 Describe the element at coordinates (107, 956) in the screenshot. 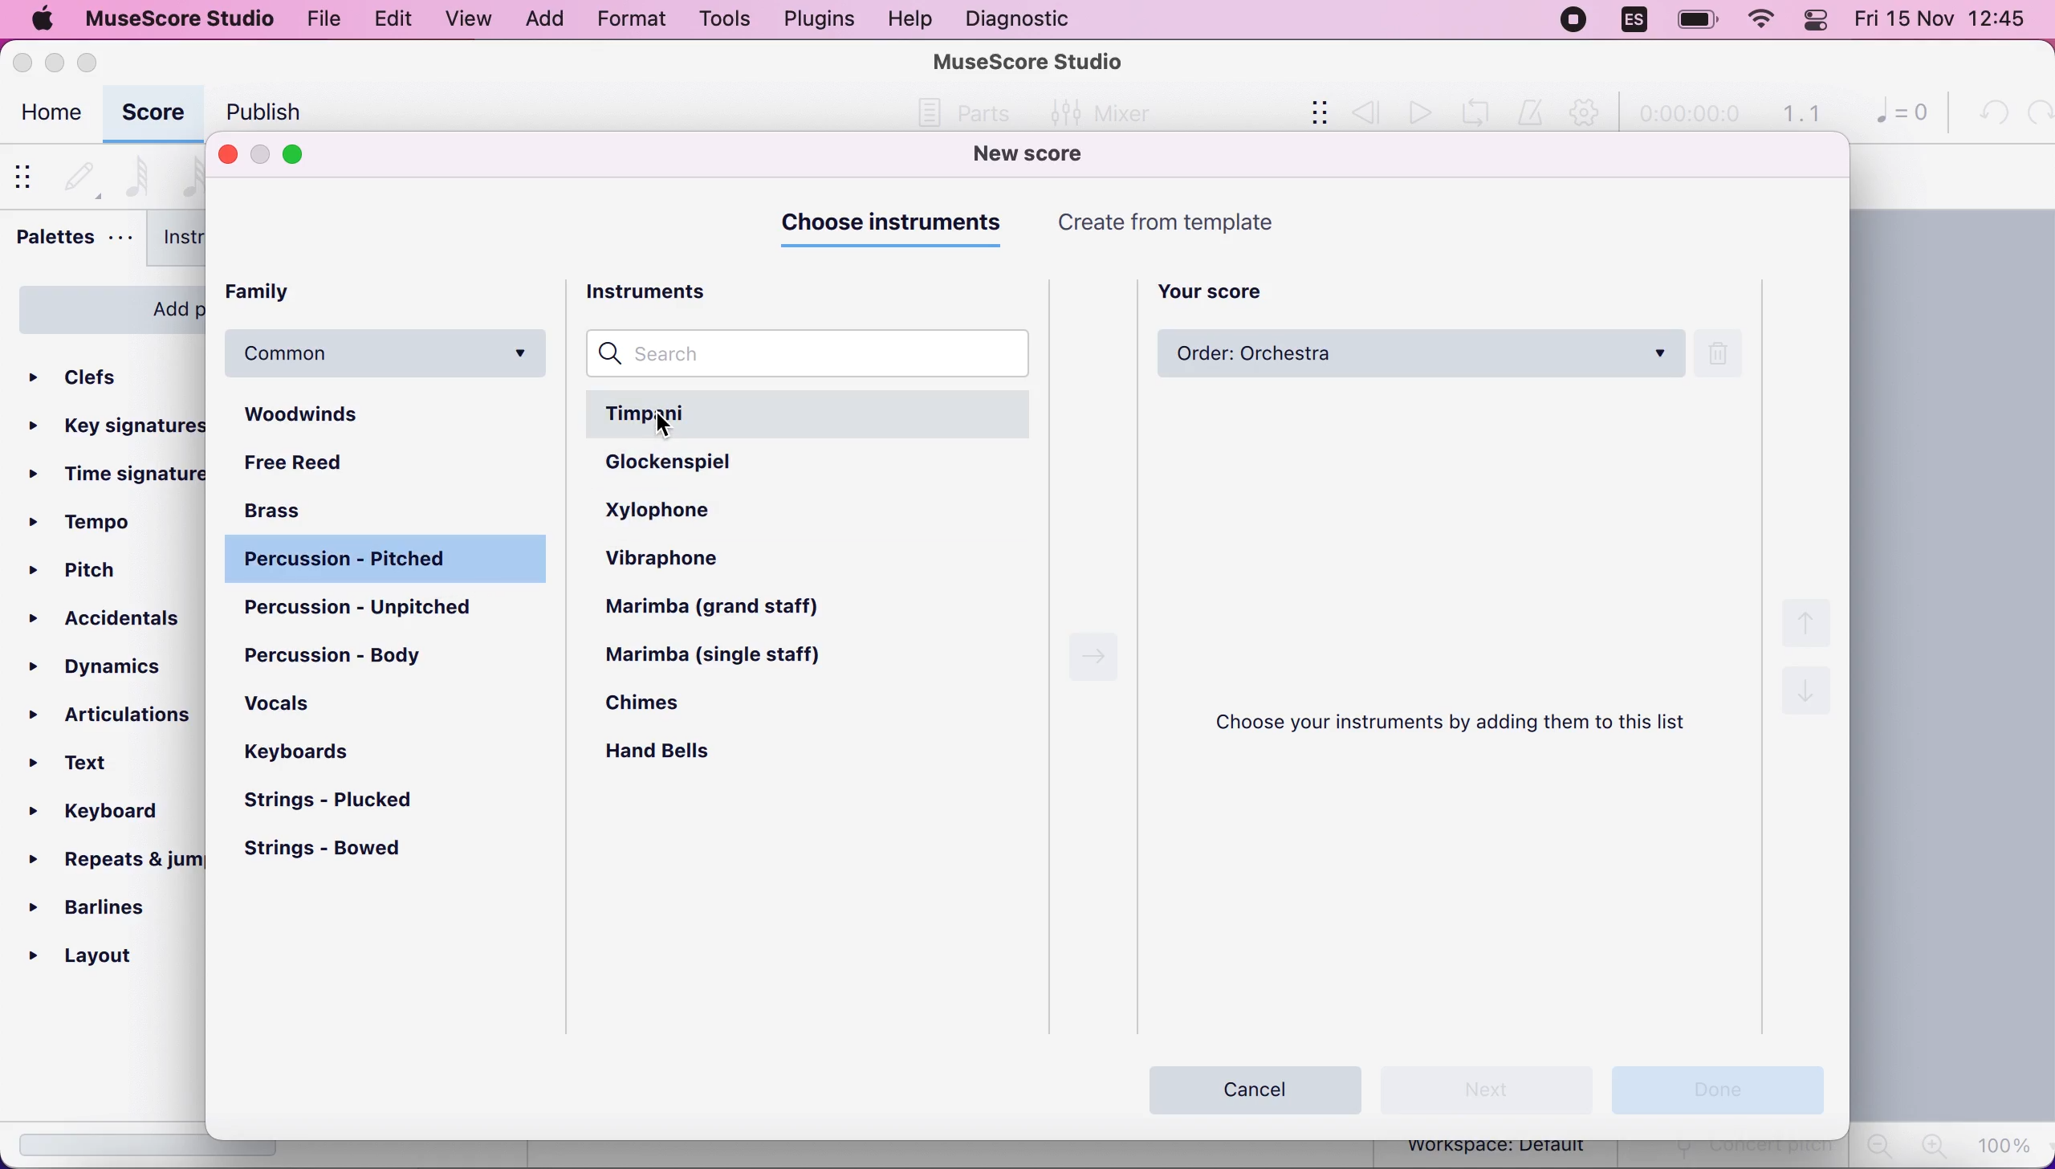

I see `layout` at that location.